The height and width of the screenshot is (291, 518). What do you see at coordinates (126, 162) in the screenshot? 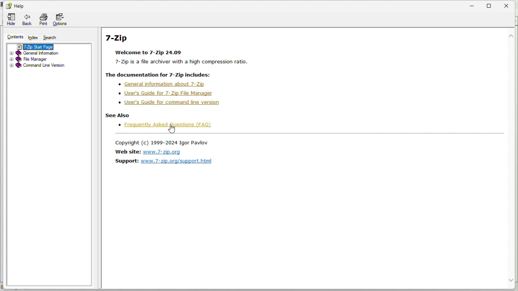
I see `support` at bounding box center [126, 162].